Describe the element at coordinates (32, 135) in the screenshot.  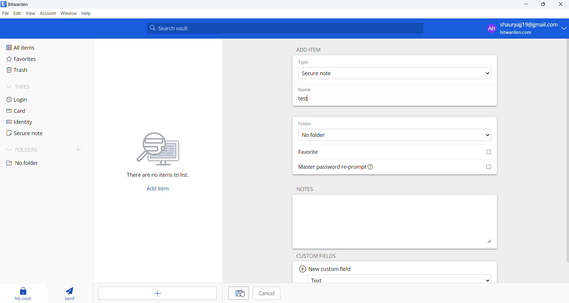
I see `secure note` at that location.